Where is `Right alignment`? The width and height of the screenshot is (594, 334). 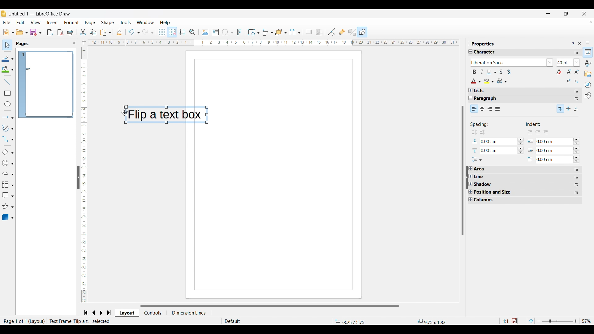 Right alignment is located at coordinates (490, 109).